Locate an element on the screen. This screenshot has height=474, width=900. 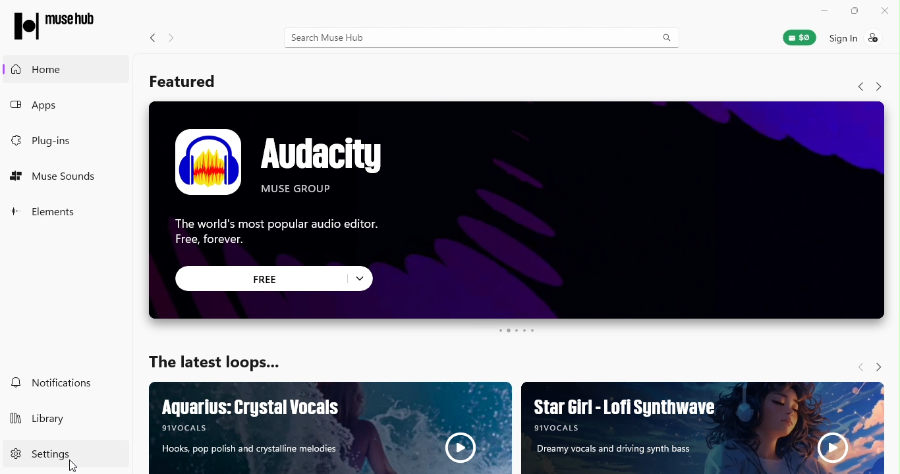
Settings is located at coordinates (43, 453).